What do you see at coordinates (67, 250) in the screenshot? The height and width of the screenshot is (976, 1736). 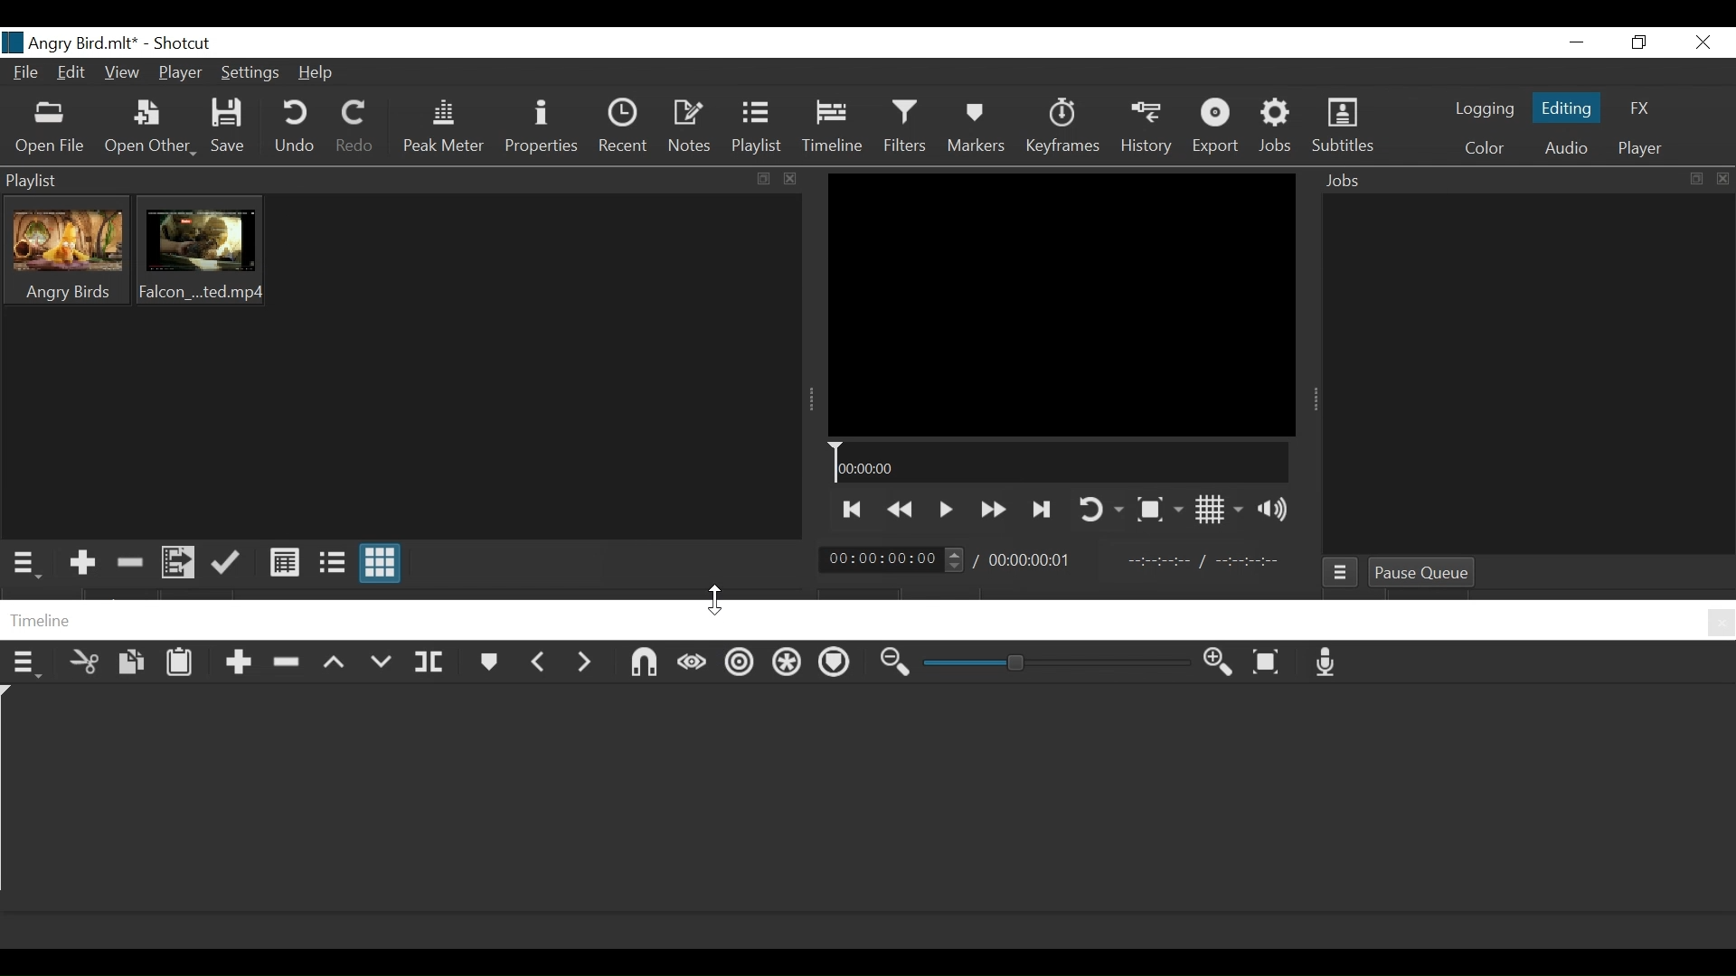 I see `Clip` at bounding box center [67, 250].